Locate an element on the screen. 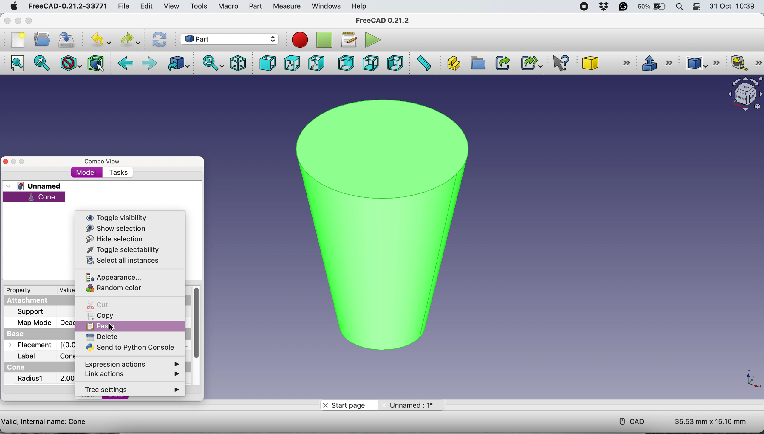 This screenshot has height=434, width=764. screen recorder is located at coordinates (582, 6).